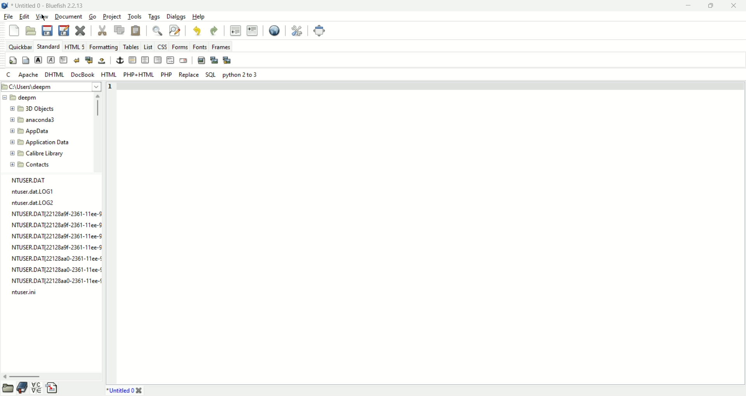 The image size is (746, 396). Describe the element at coordinates (157, 60) in the screenshot. I see `right justify` at that location.